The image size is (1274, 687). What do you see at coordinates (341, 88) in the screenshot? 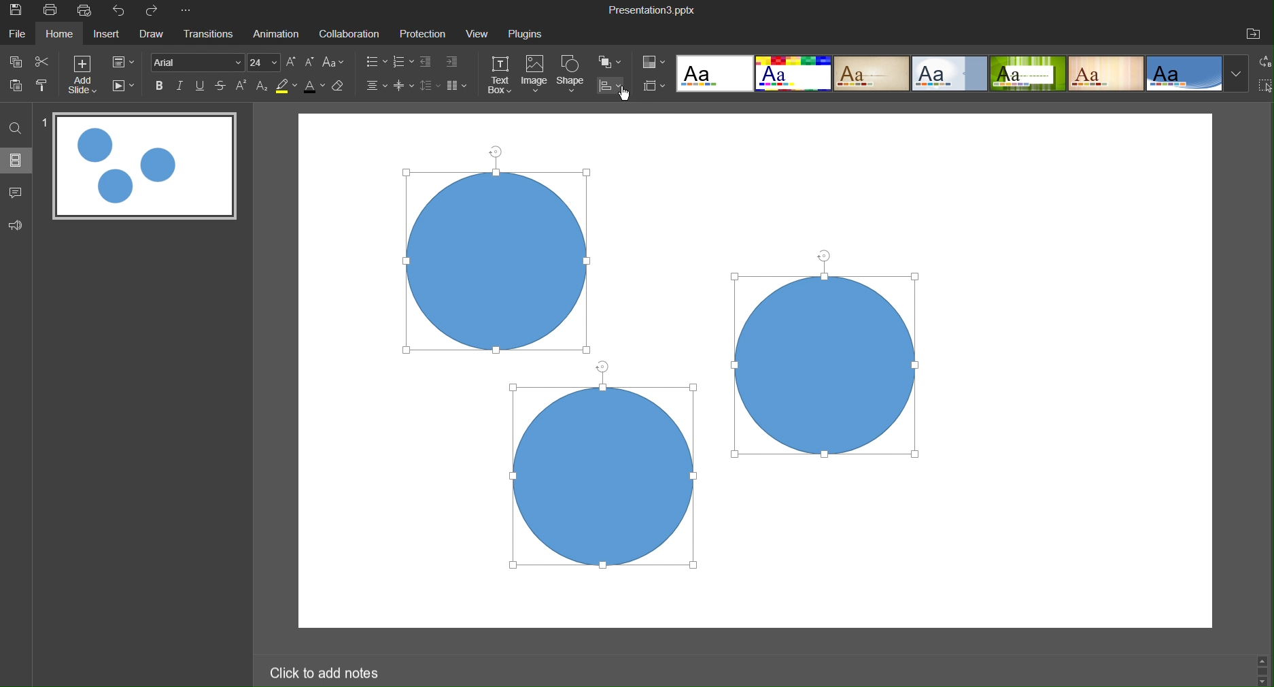
I see `Erase Style` at bounding box center [341, 88].